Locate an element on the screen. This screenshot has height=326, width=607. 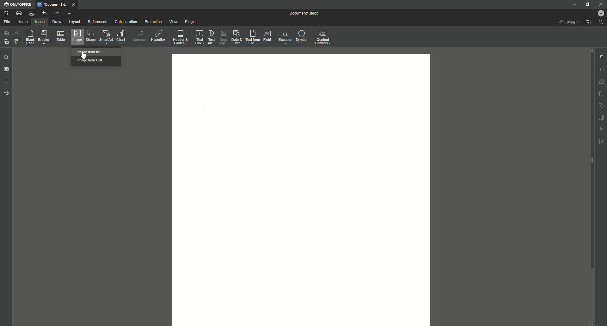
Text Art is located at coordinates (210, 37).